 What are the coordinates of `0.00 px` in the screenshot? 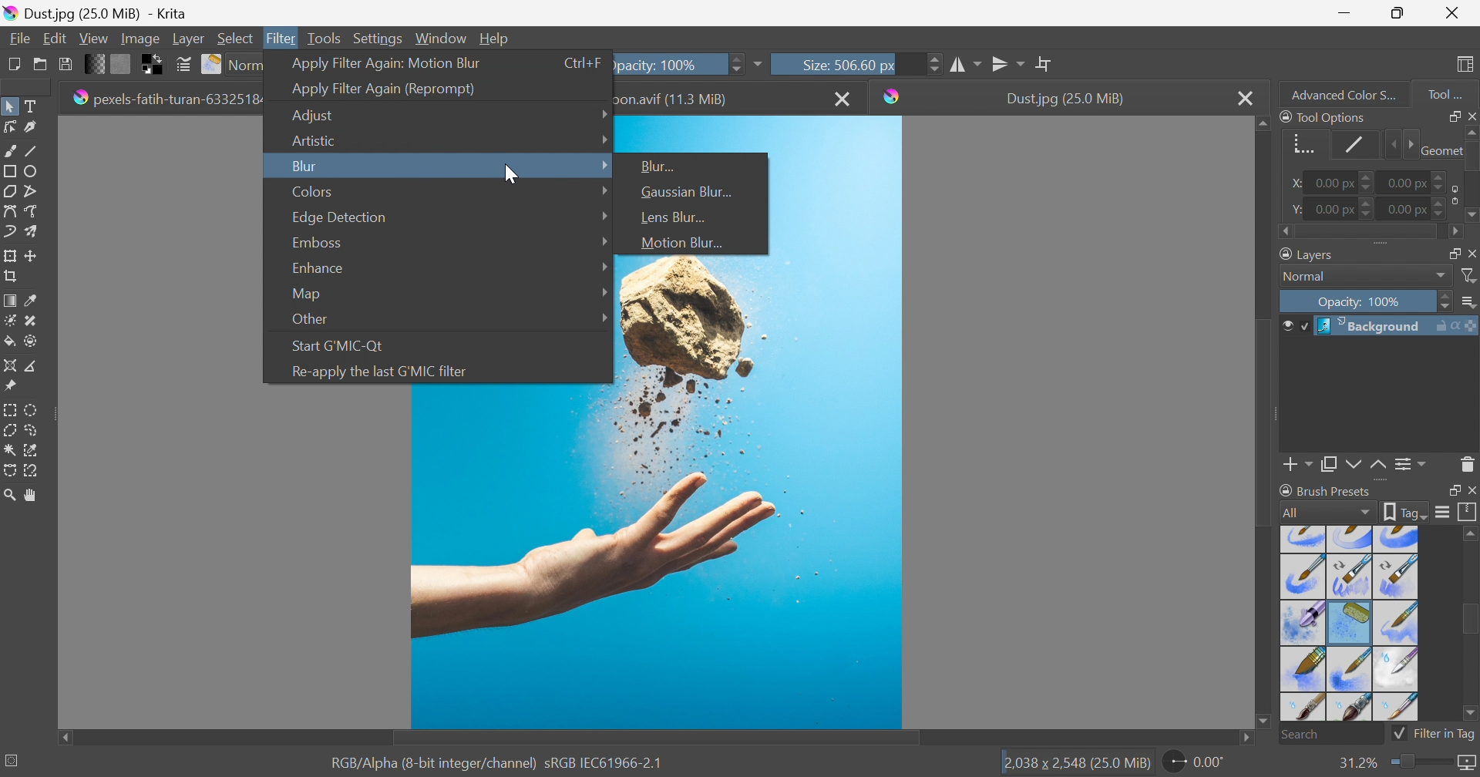 It's located at (1335, 210).